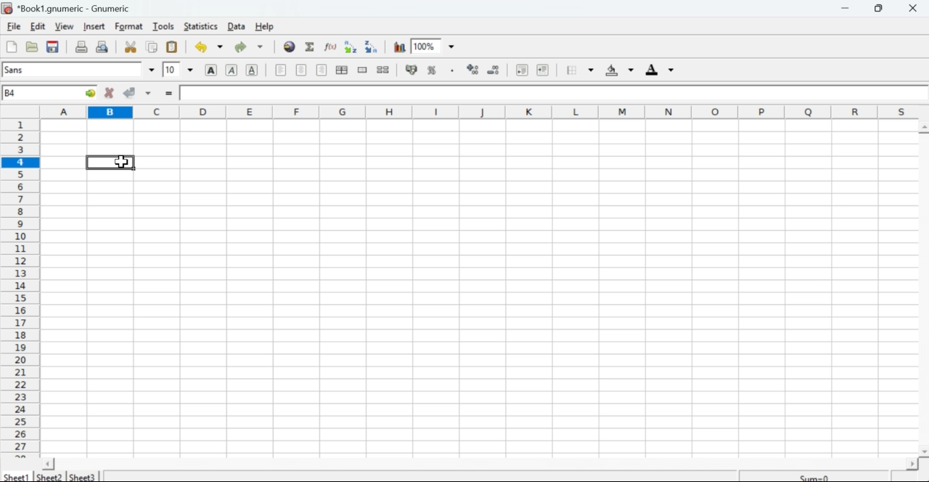 Image resolution: width=929 pixels, height=482 pixels. What do you see at coordinates (95, 27) in the screenshot?
I see `Insert` at bounding box center [95, 27].